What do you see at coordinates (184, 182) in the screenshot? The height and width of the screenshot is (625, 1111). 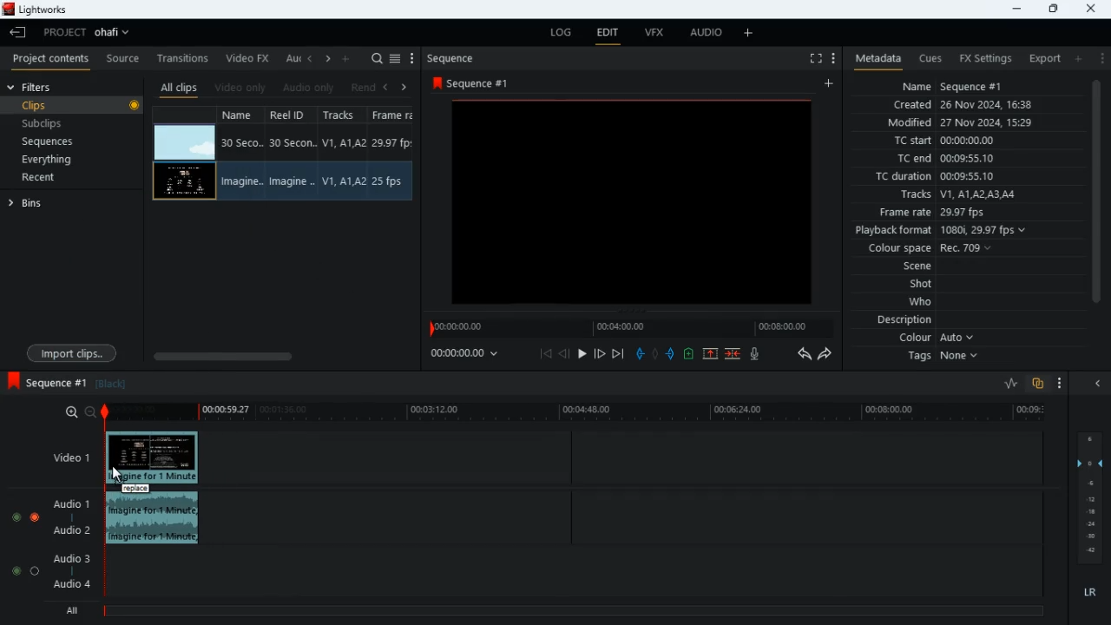 I see `image` at bounding box center [184, 182].